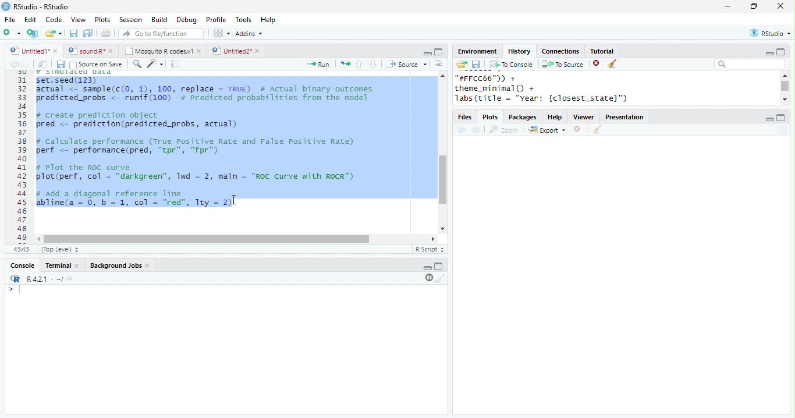 This screenshot has height=418, width=795. I want to click on clear, so click(613, 64).